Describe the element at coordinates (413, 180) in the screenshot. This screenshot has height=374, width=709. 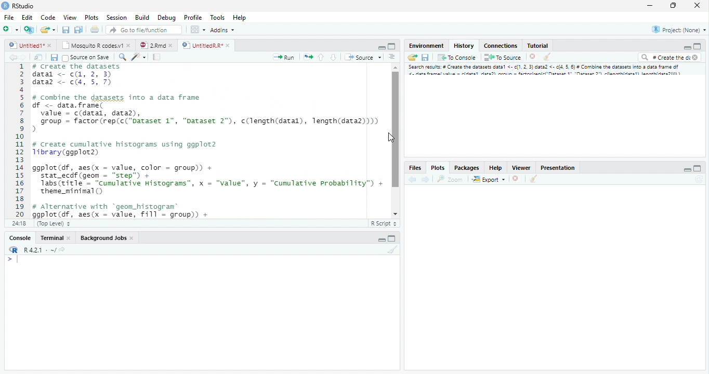
I see `back` at that location.